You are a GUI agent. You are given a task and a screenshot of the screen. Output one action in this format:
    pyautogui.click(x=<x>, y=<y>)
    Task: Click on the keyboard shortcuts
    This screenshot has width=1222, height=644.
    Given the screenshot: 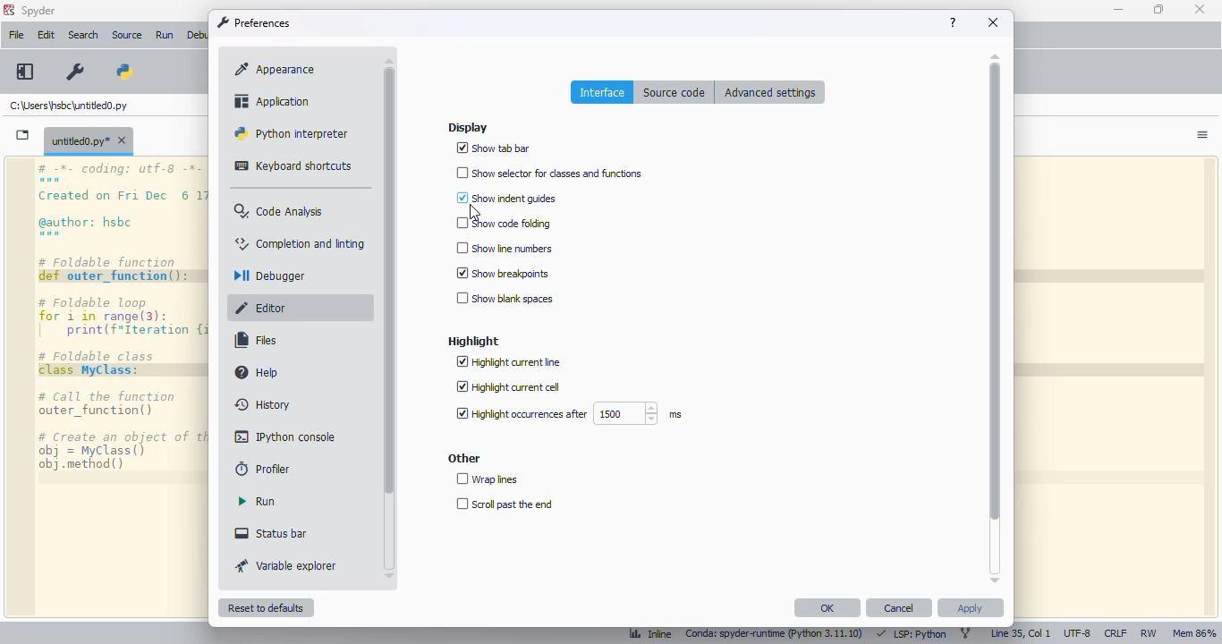 What is the action you would take?
    pyautogui.click(x=293, y=165)
    